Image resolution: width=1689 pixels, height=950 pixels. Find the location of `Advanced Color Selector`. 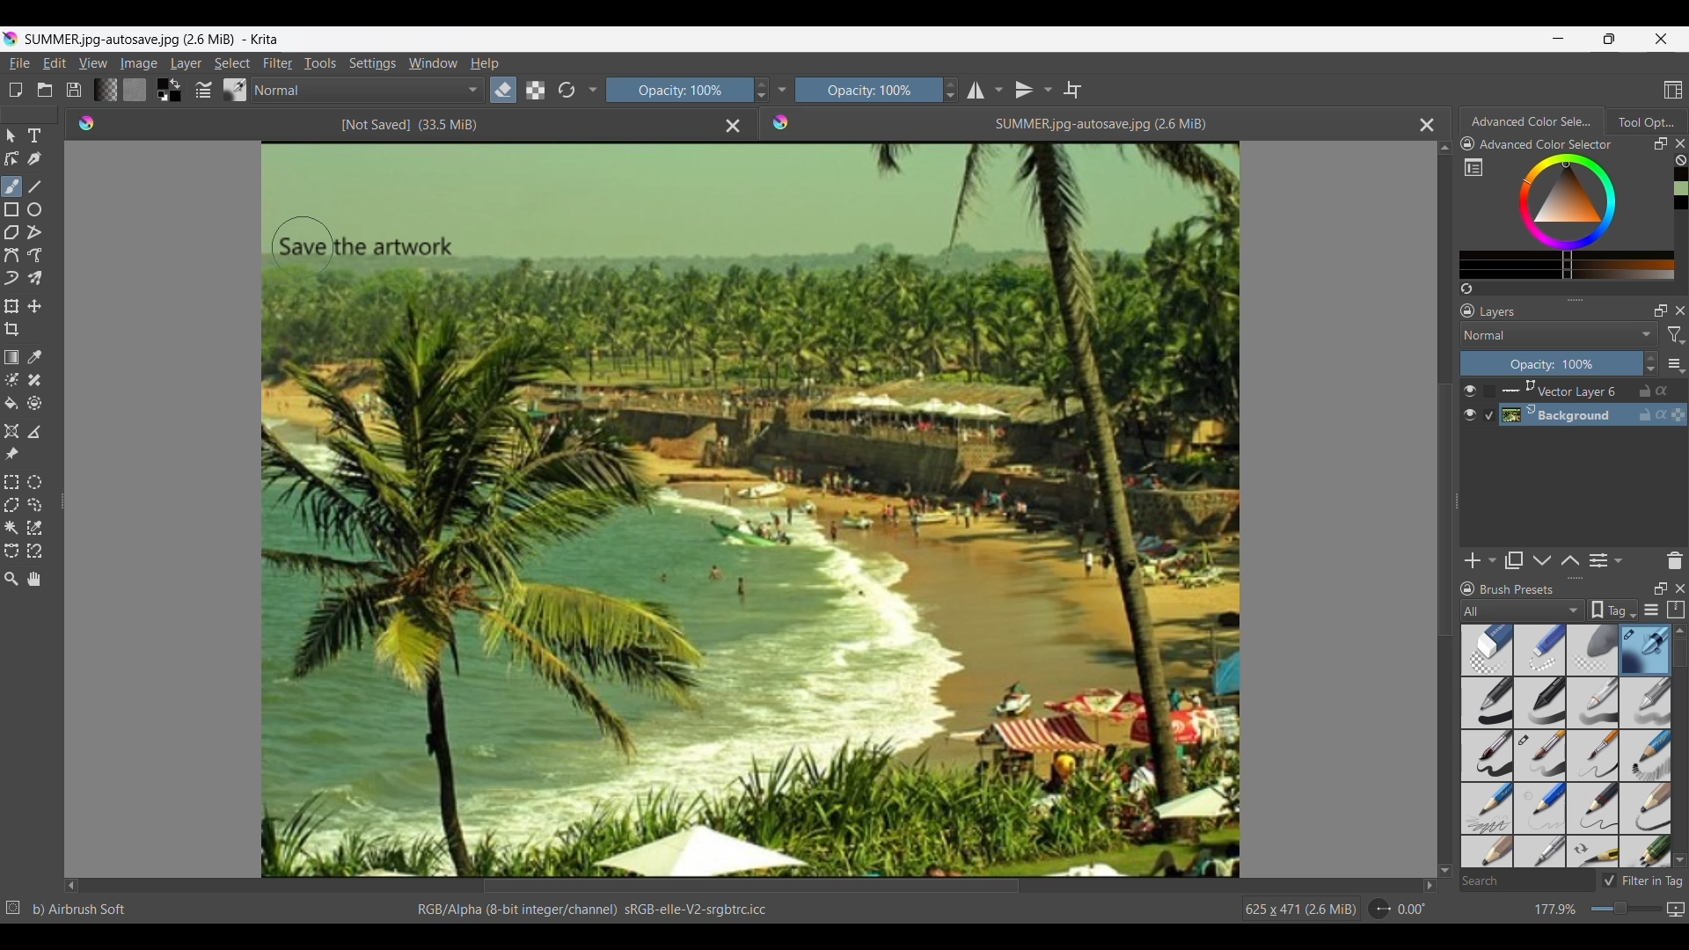

Advanced Color Selector is located at coordinates (1550, 145).